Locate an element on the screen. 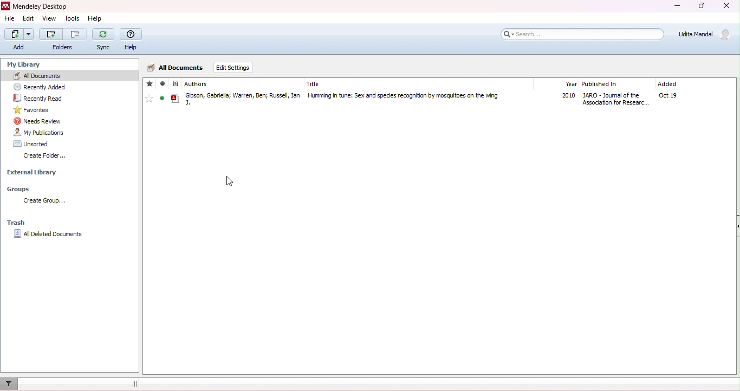 The image size is (740, 391). edit is located at coordinates (10, 19).